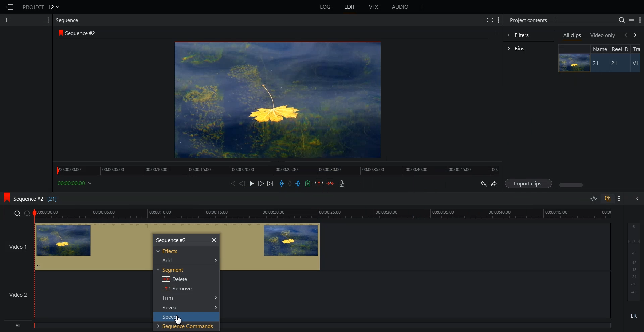 Image resolution: width=644 pixels, height=332 pixels. I want to click on Remove, so click(176, 289).